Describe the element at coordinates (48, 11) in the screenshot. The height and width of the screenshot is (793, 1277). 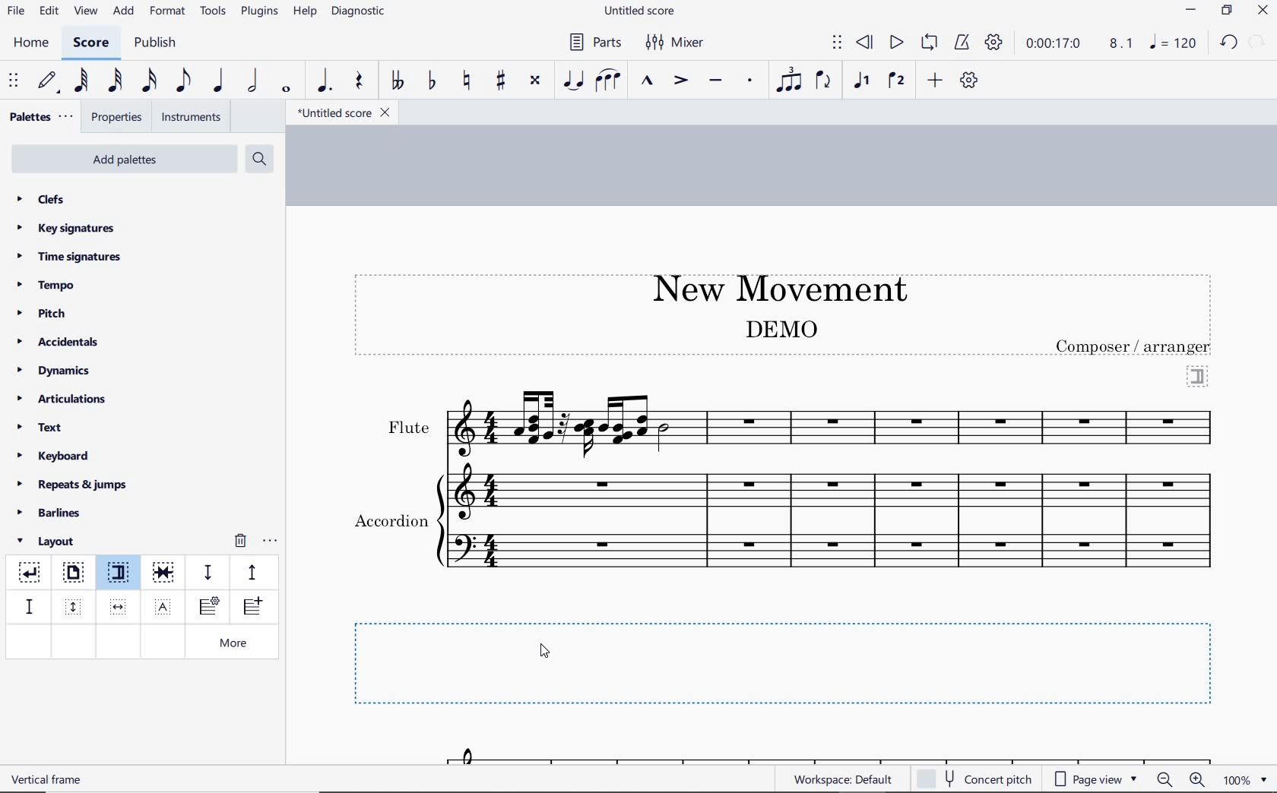
I see `edit` at that location.